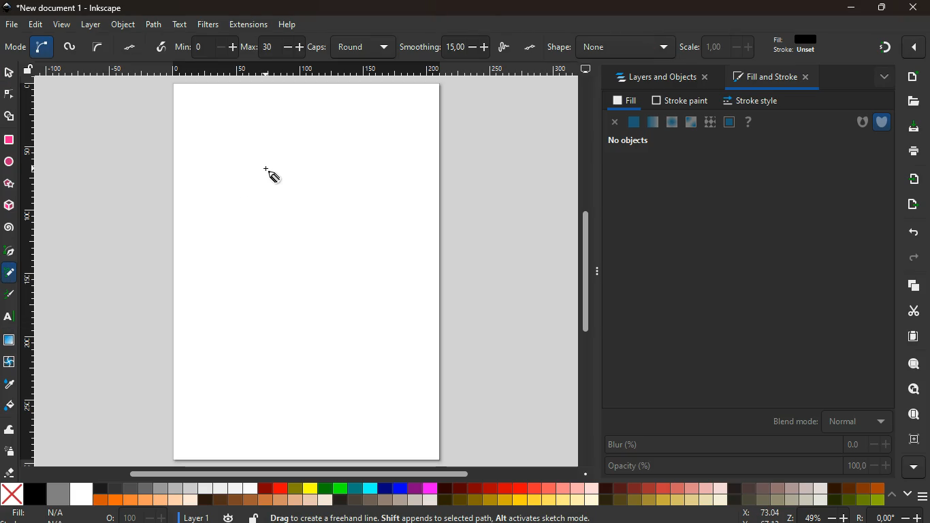 The height and width of the screenshot is (523, 930). I want to click on frame, so click(917, 439).